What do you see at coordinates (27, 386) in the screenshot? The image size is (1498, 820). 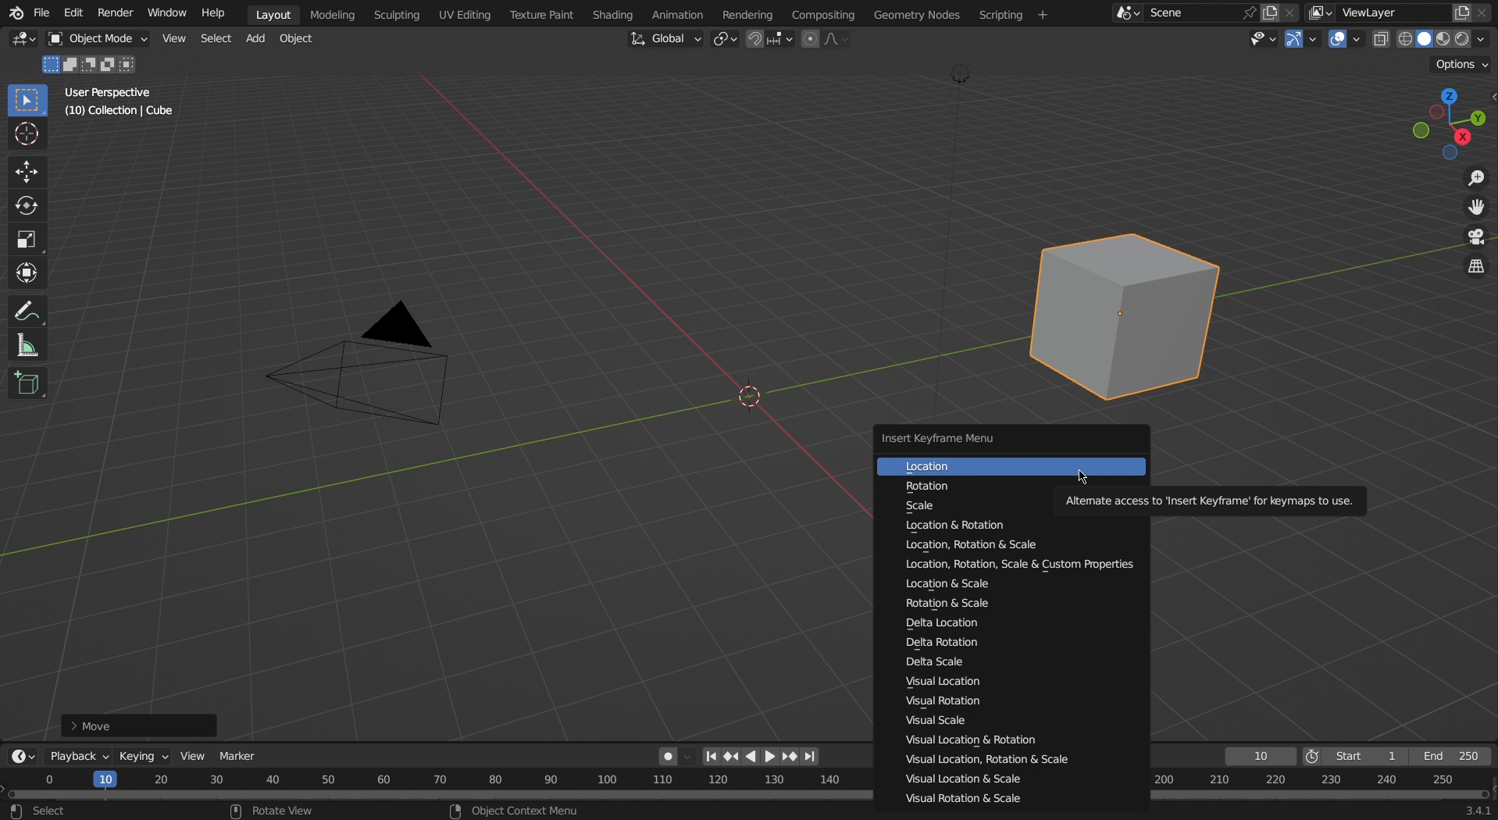 I see `Cube` at bounding box center [27, 386].